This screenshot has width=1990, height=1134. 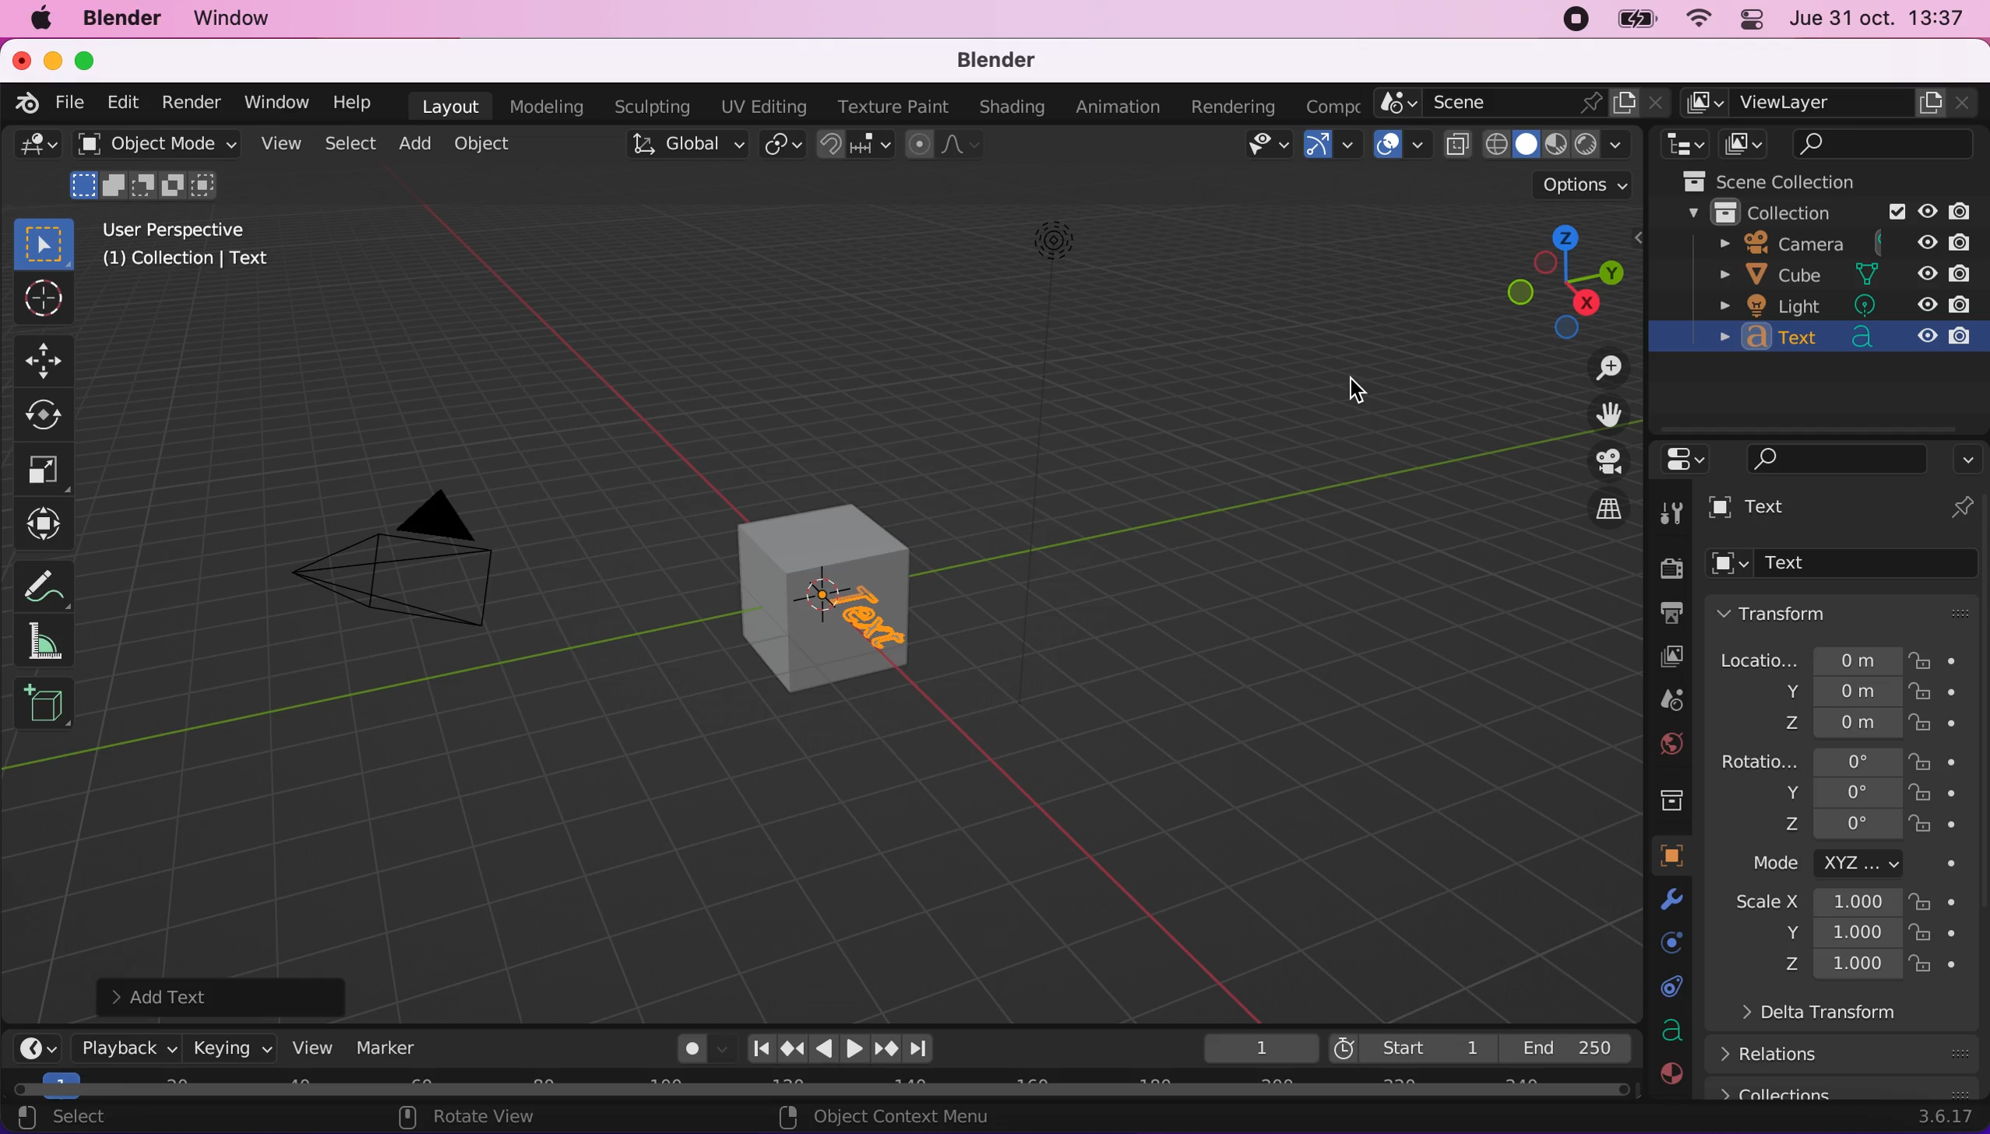 I want to click on add cube, so click(x=46, y=712).